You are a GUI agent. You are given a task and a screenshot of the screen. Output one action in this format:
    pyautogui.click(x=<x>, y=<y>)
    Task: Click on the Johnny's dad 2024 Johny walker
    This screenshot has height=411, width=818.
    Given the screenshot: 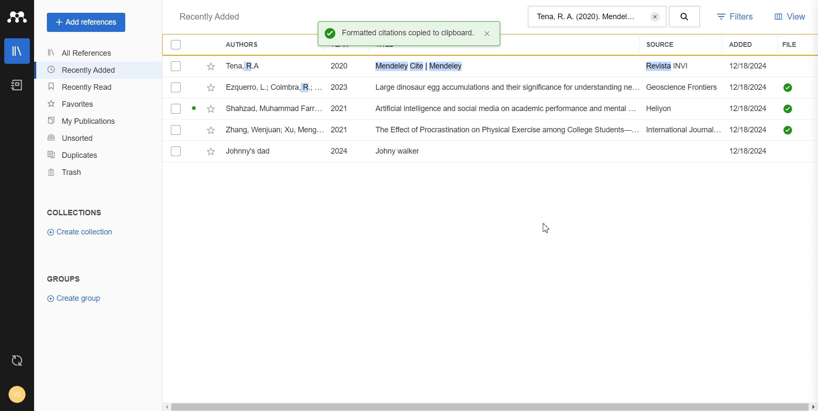 What is the action you would take?
    pyautogui.click(x=473, y=151)
    